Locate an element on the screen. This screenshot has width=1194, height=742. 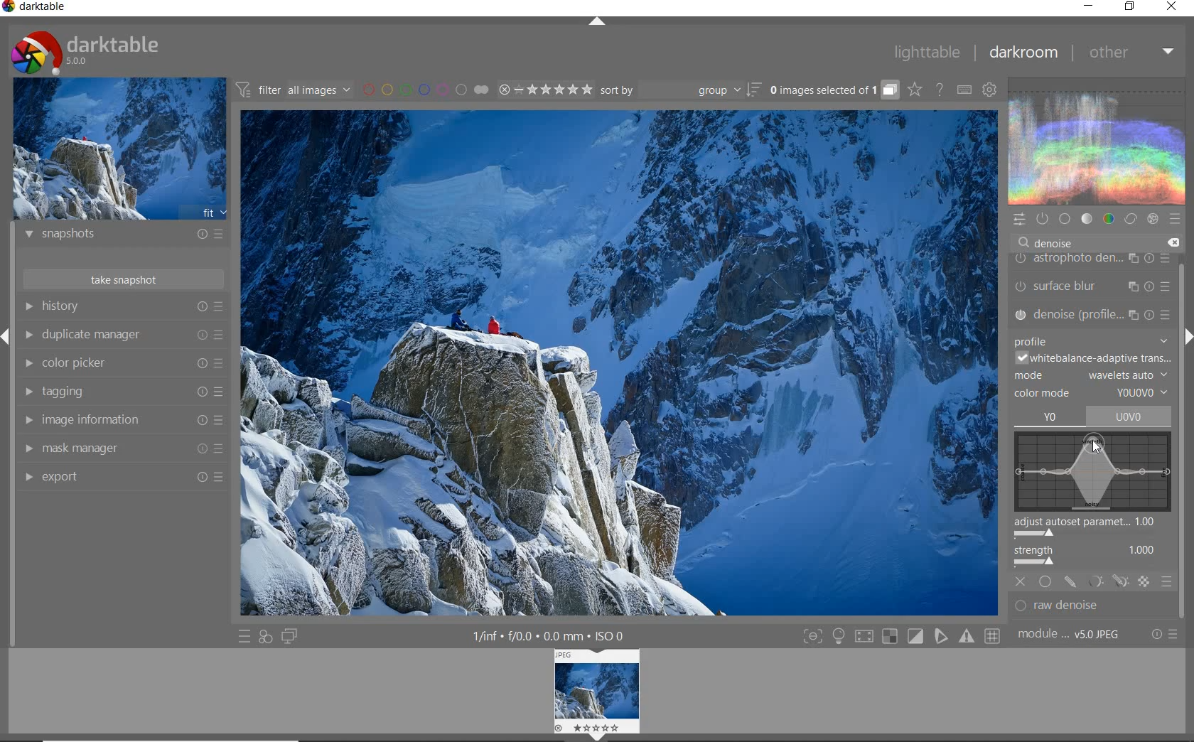
RAW DENOISE is located at coordinates (1080, 607).